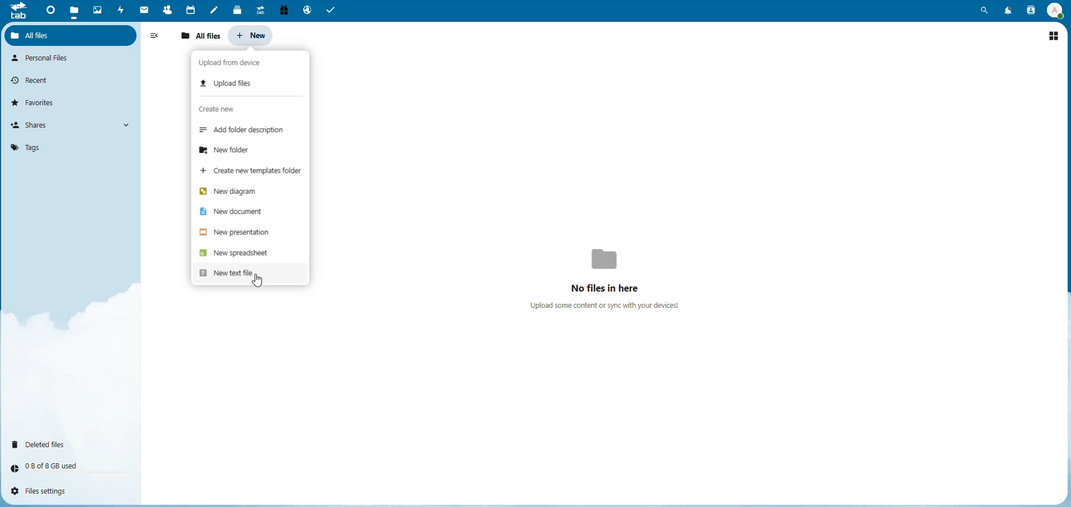  Describe the element at coordinates (43, 35) in the screenshot. I see `All Files` at that location.